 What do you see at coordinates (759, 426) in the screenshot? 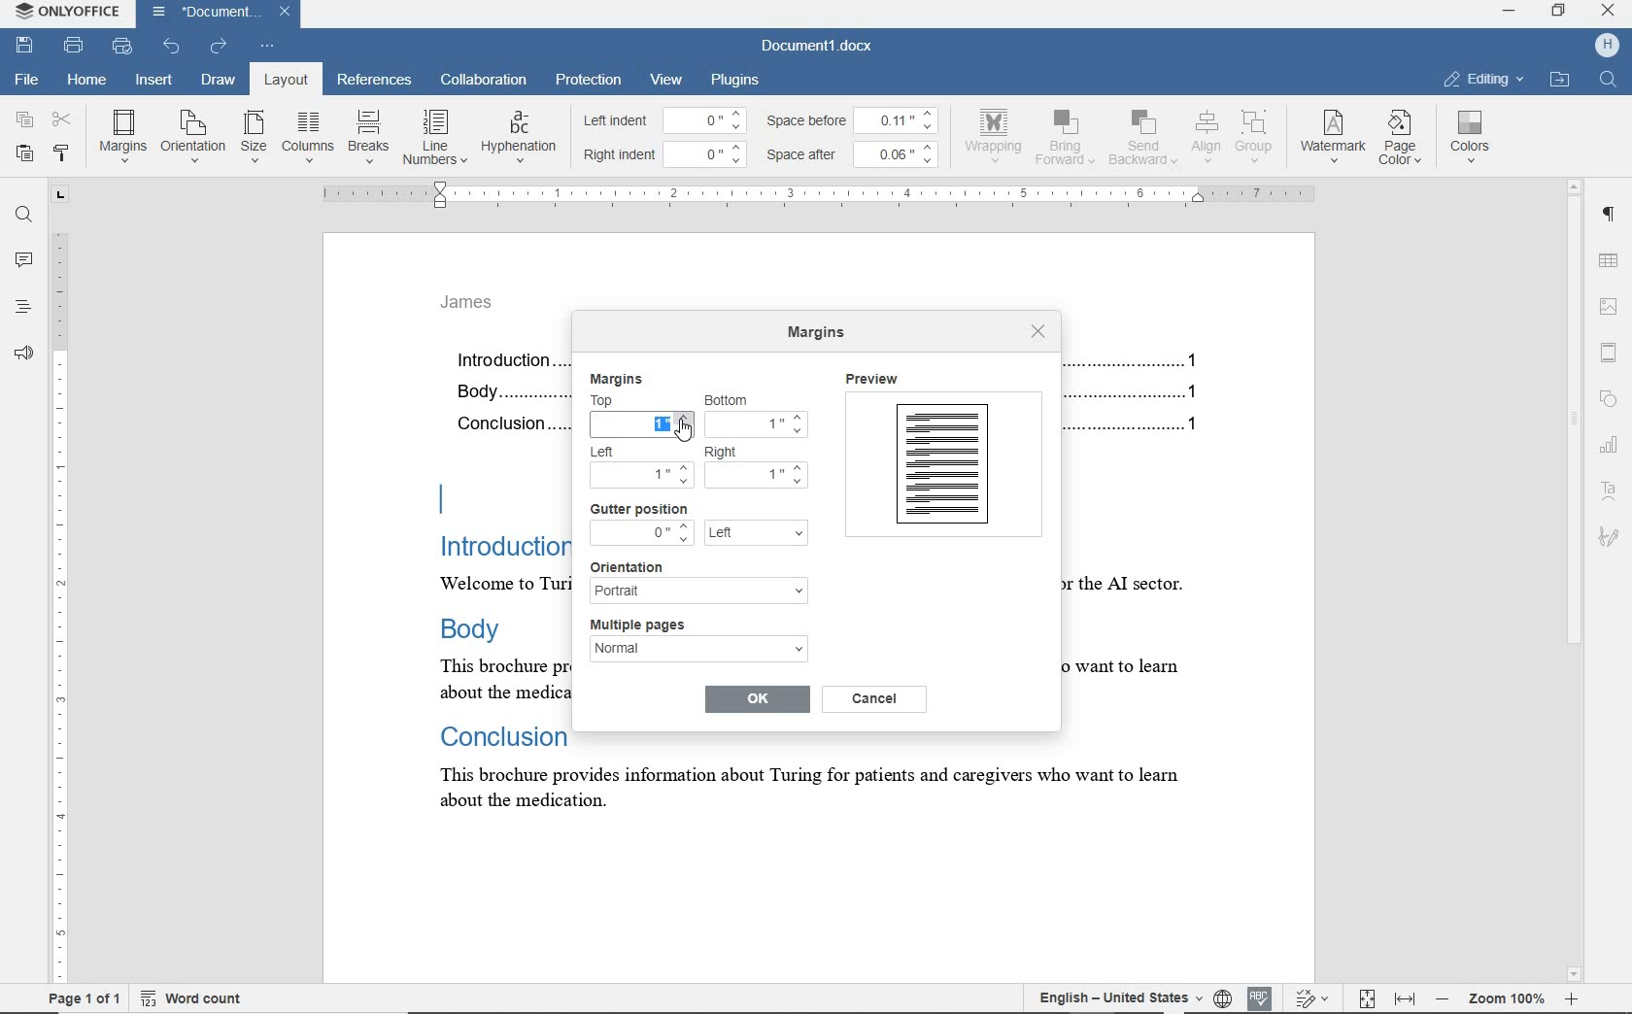
I see `1` at bounding box center [759, 426].